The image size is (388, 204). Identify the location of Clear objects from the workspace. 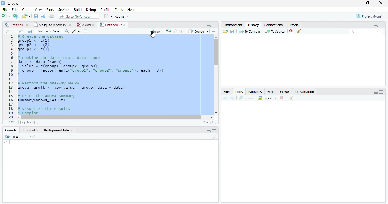
(299, 30).